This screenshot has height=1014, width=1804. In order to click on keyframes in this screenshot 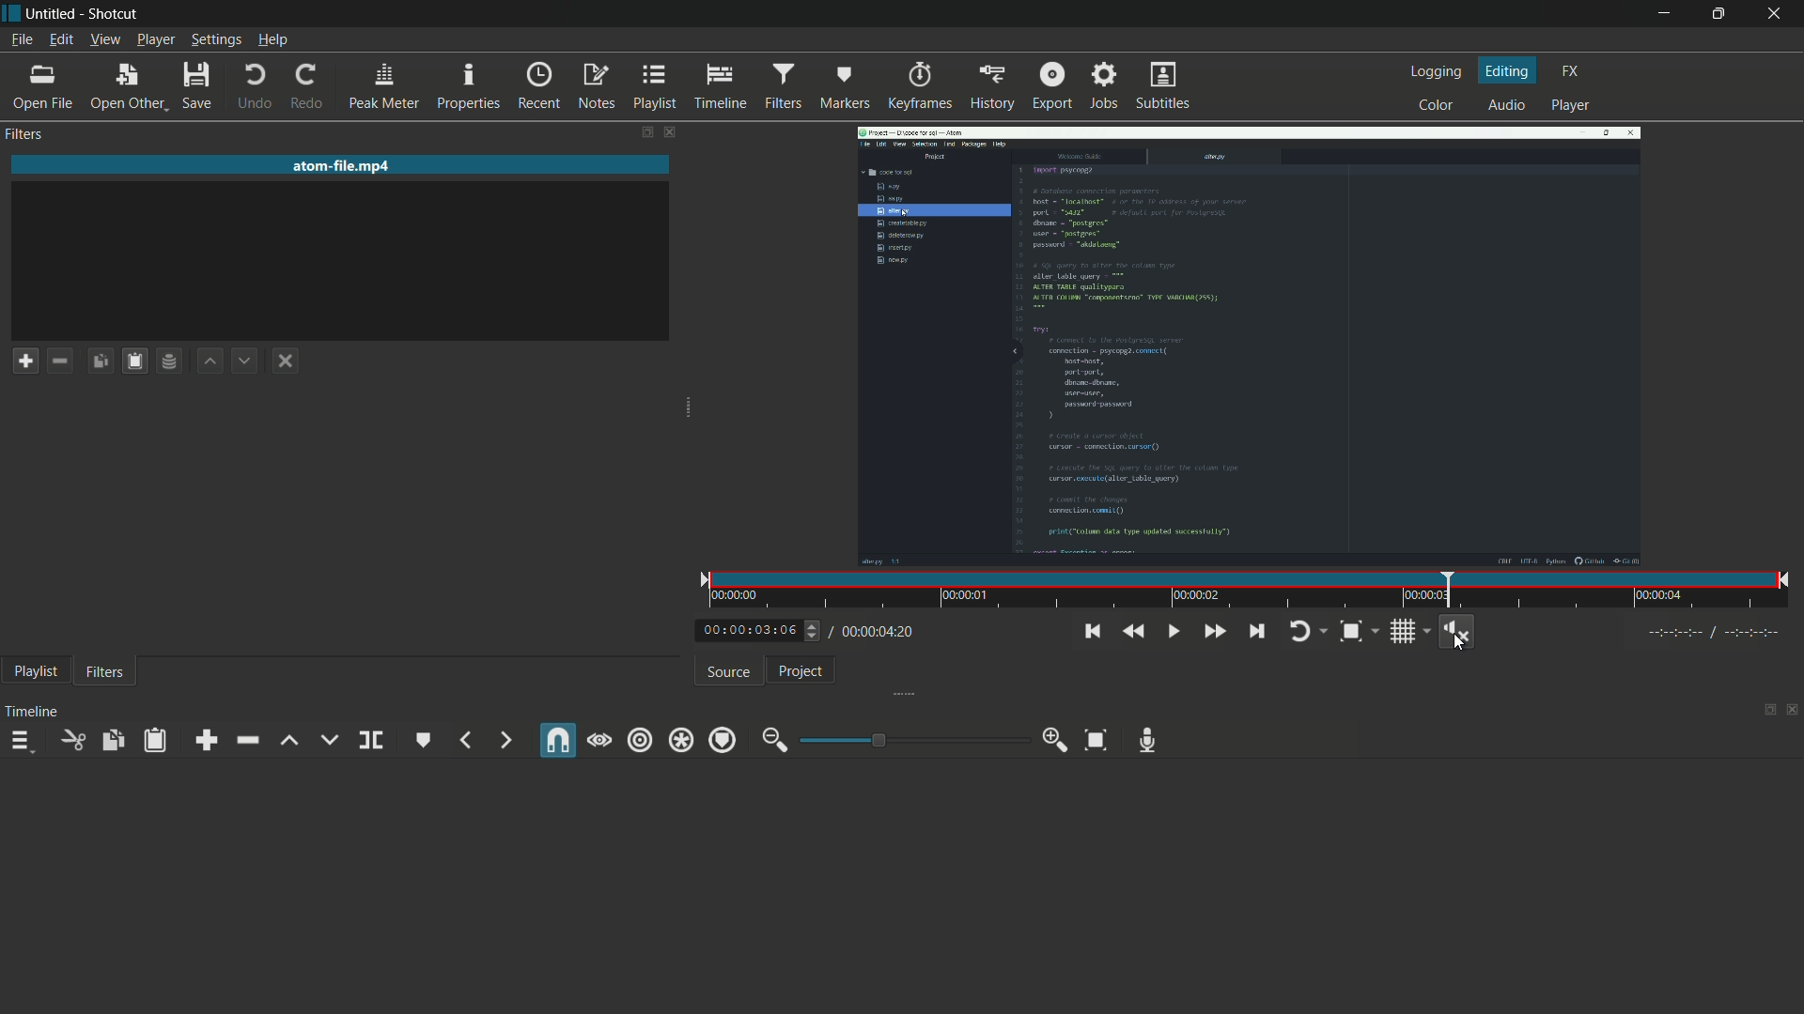, I will do `click(920, 87)`.